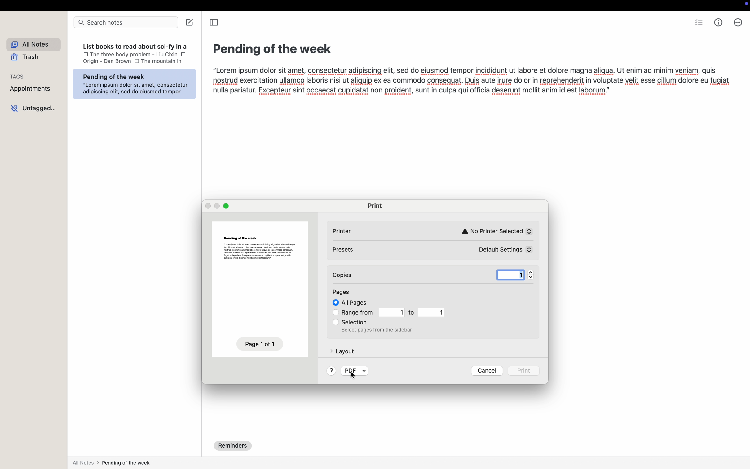 The image size is (750, 469). I want to click on 1, so click(432, 313).